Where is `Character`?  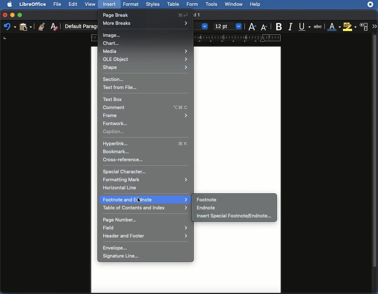 Character is located at coordinates (364, 27).